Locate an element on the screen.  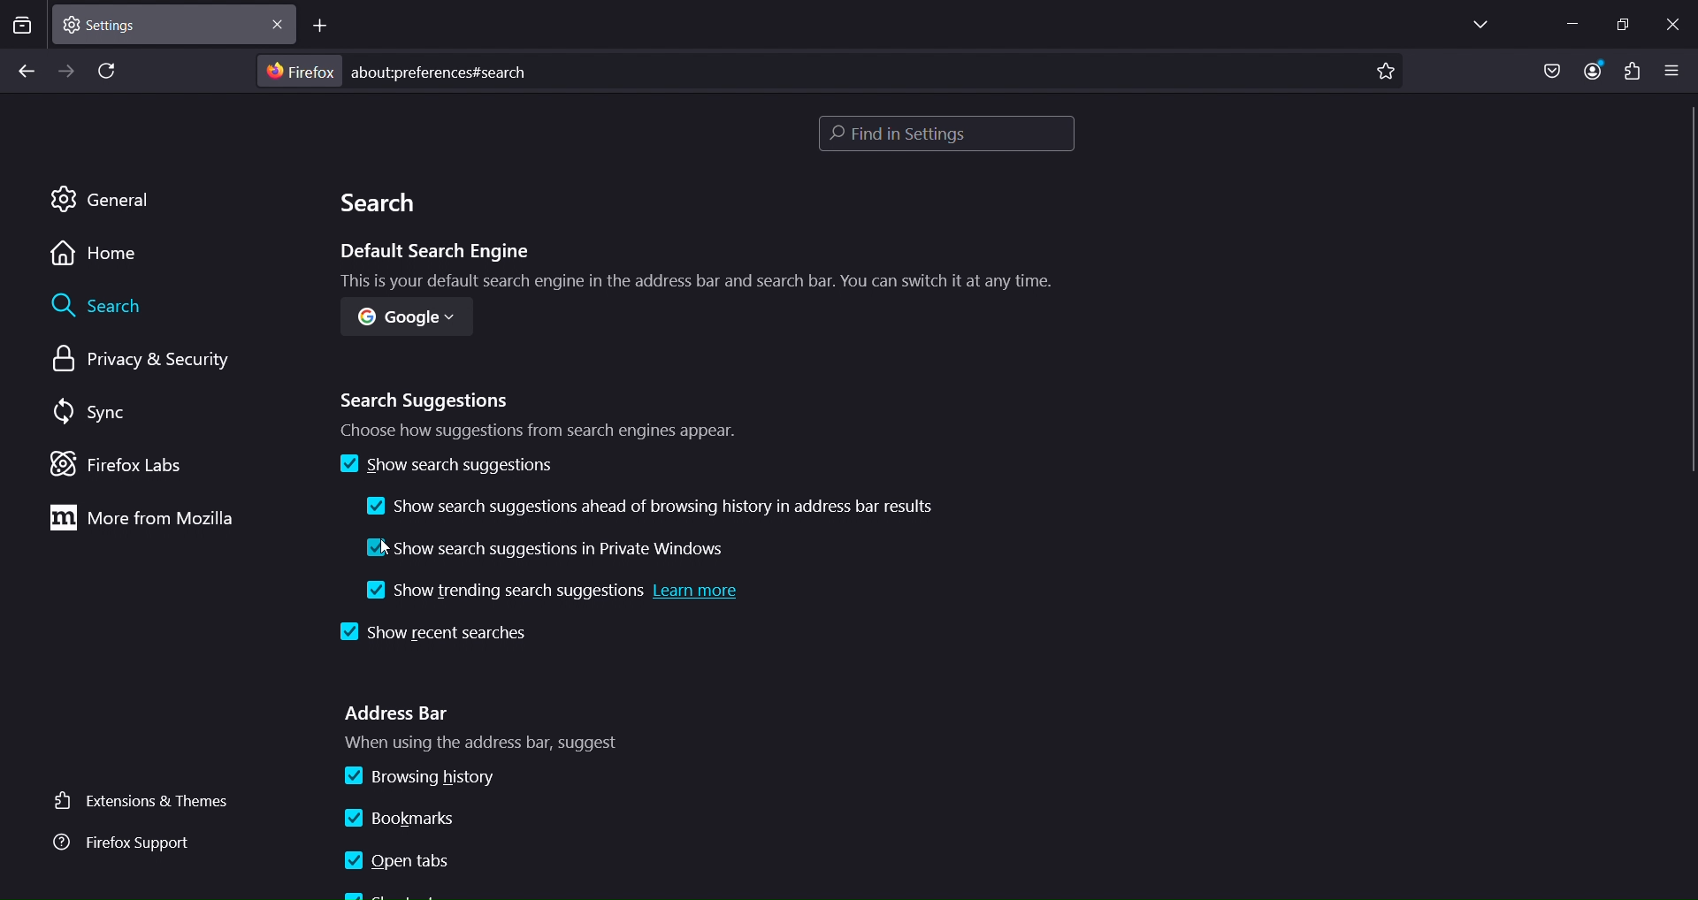
show search suggestions is located at coordinates (445, 465).